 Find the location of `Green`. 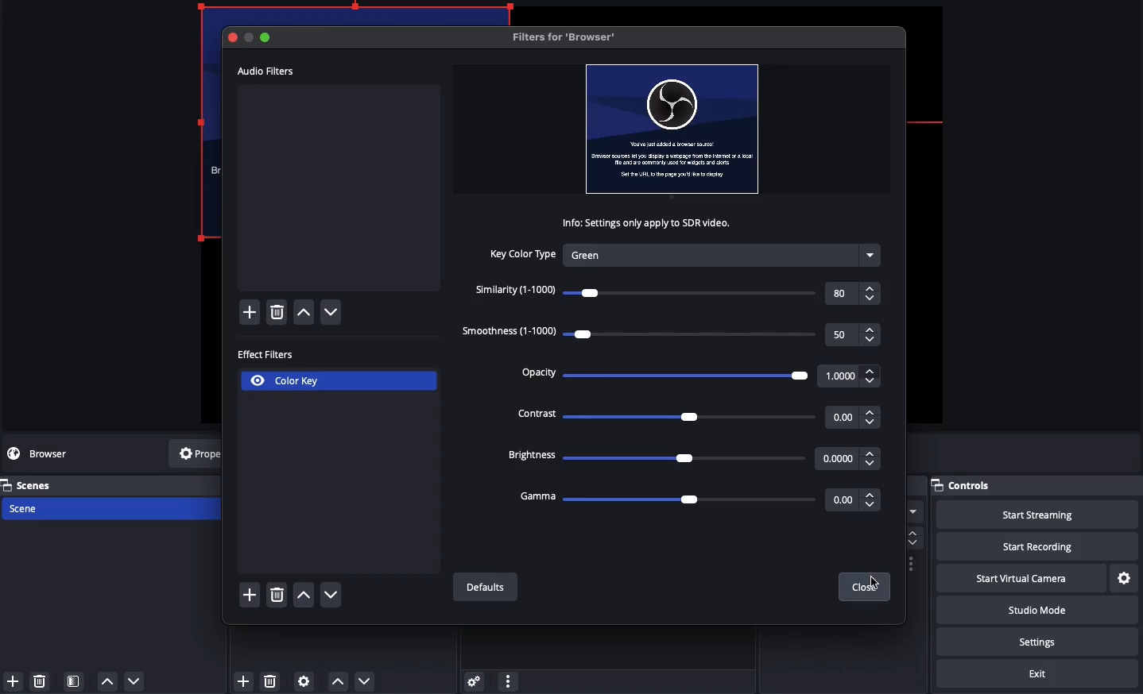

Green is located at coordinates (724, 255).